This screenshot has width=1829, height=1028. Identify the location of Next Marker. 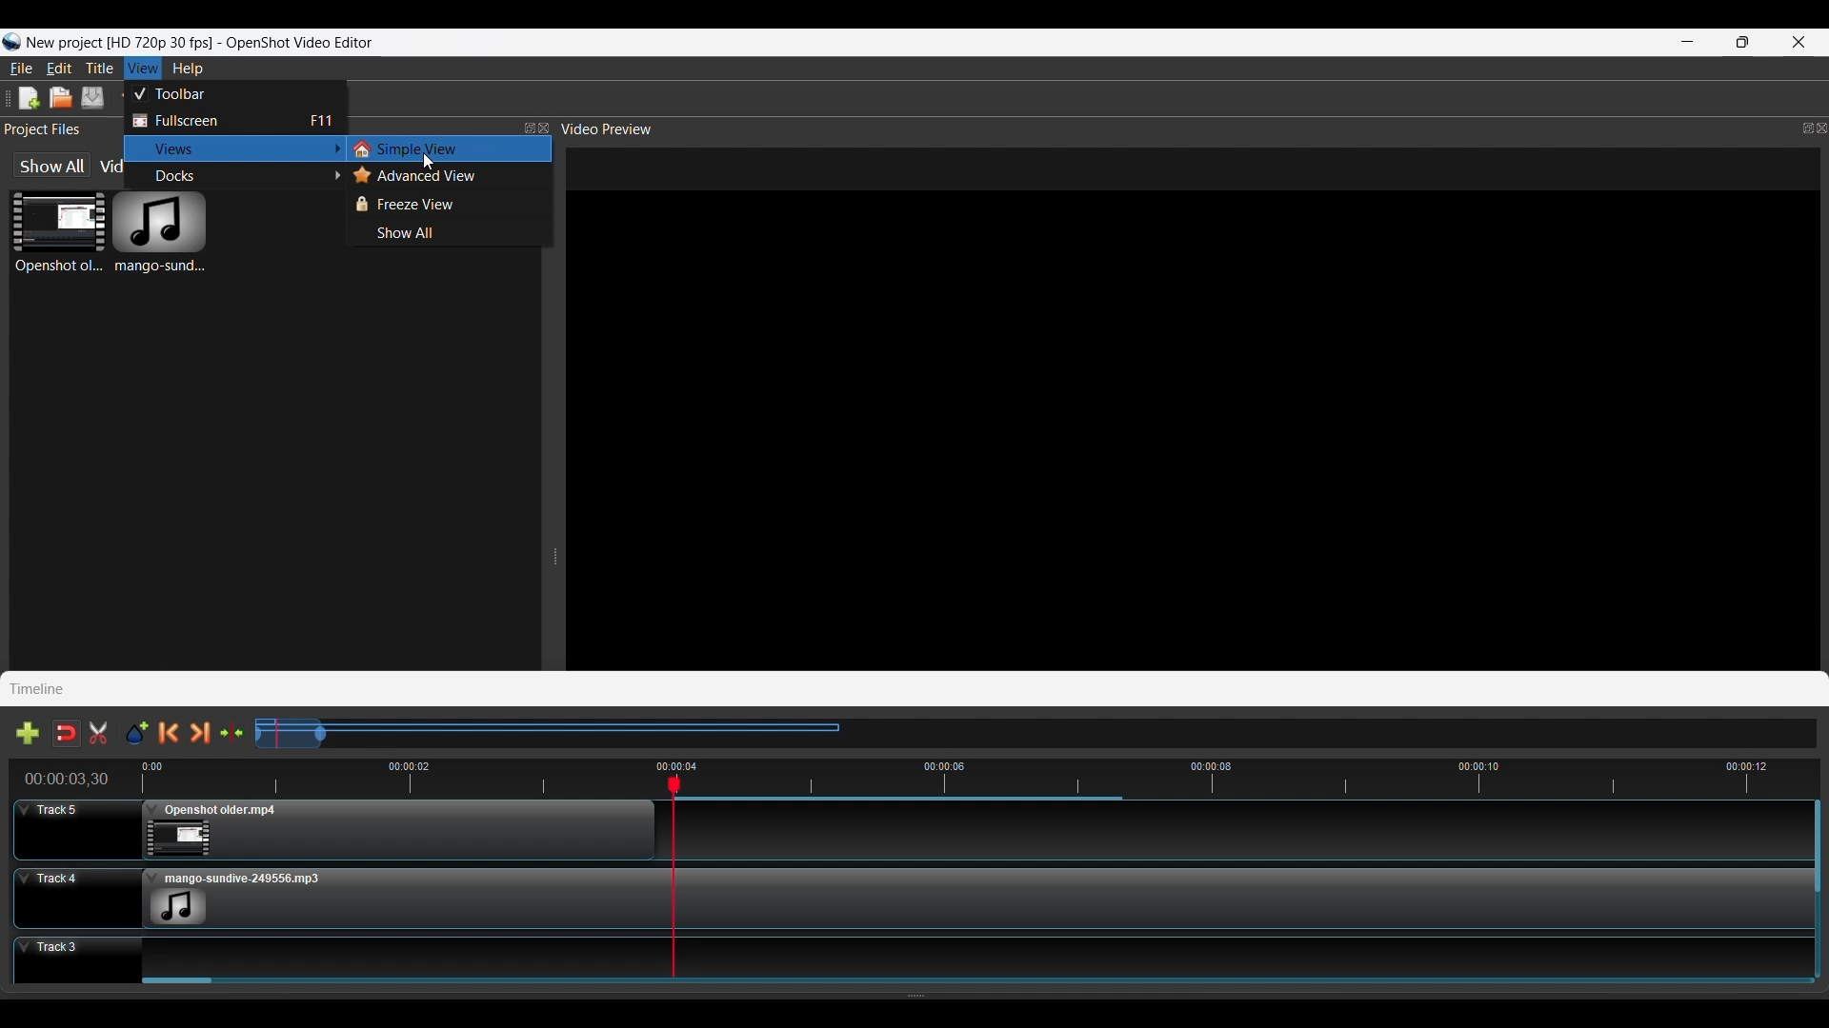
(201, 733).